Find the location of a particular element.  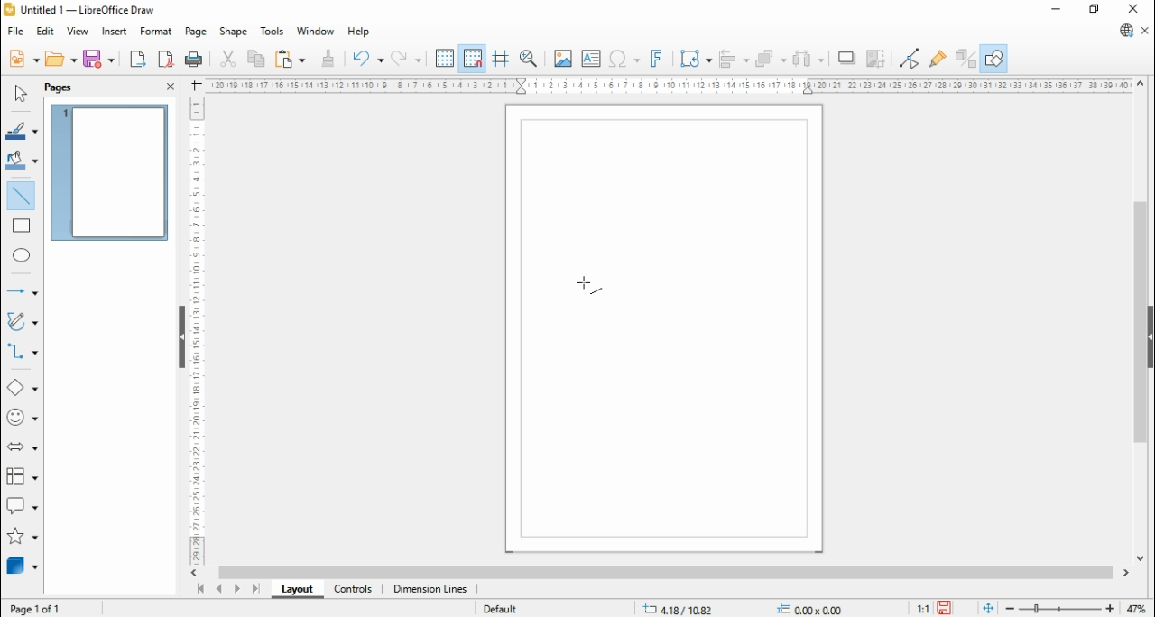

previous page is located at coordinates (218, 589).